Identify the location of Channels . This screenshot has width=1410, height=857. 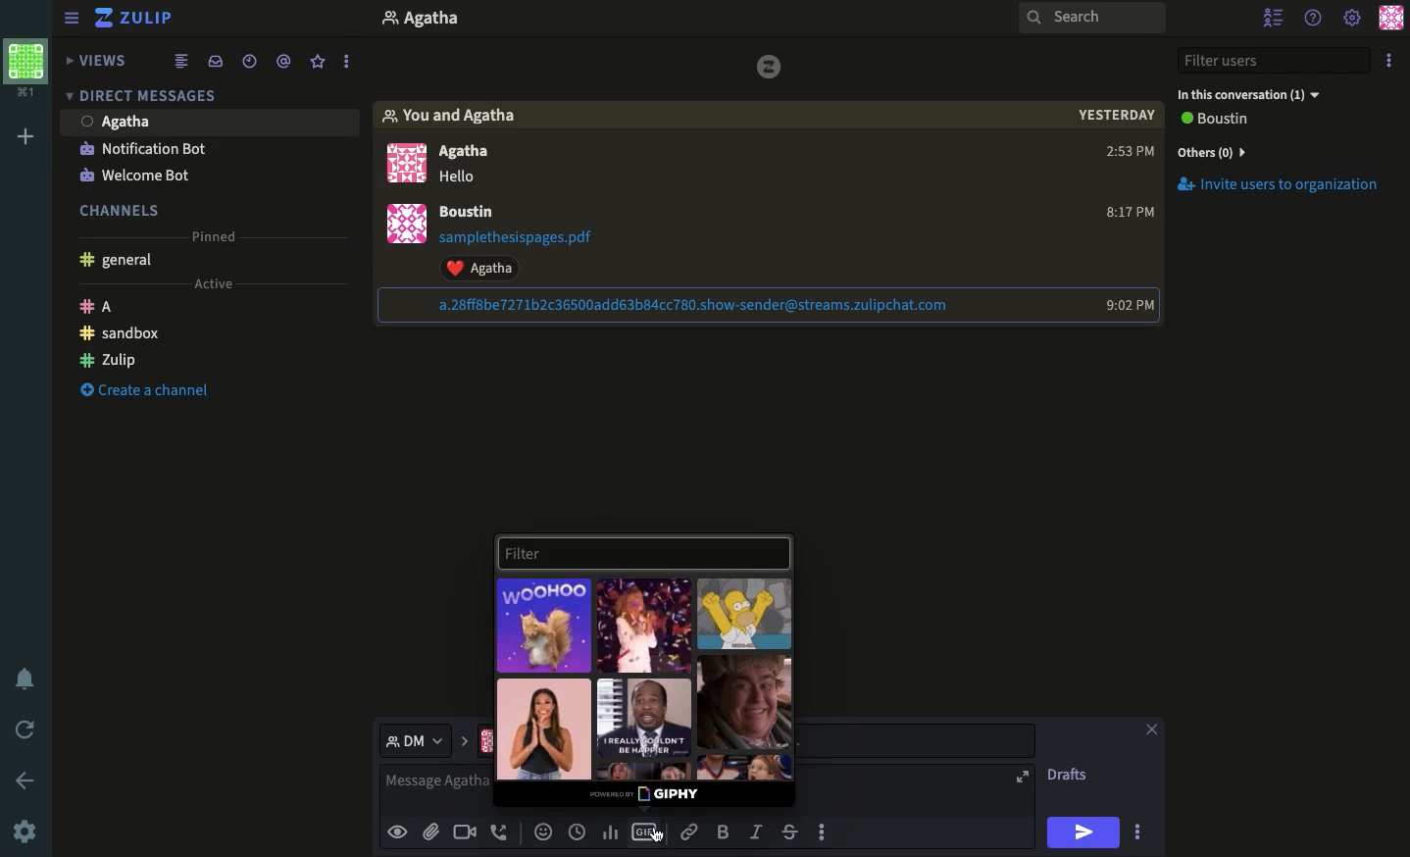
(123, 207).